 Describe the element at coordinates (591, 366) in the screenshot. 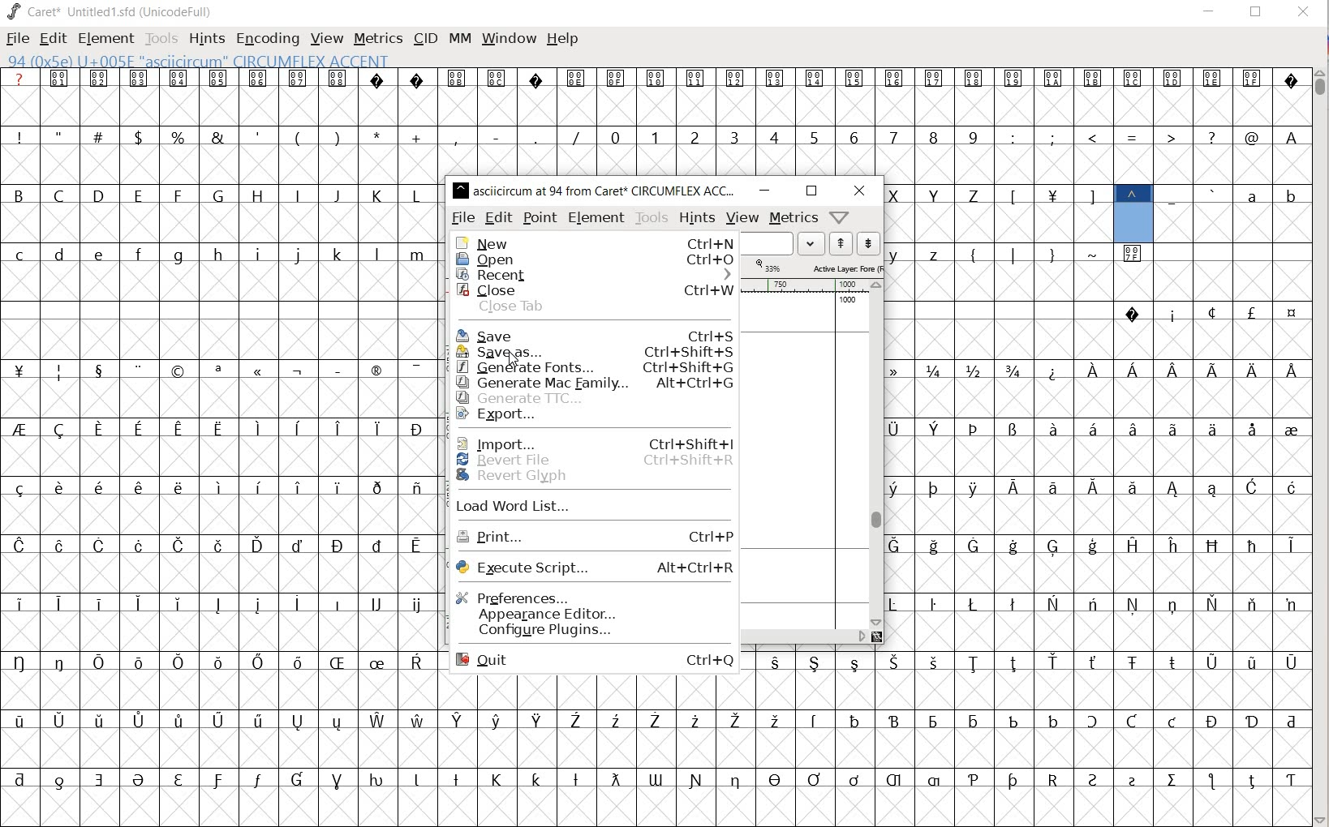

I see `Generate fonts` at that location.